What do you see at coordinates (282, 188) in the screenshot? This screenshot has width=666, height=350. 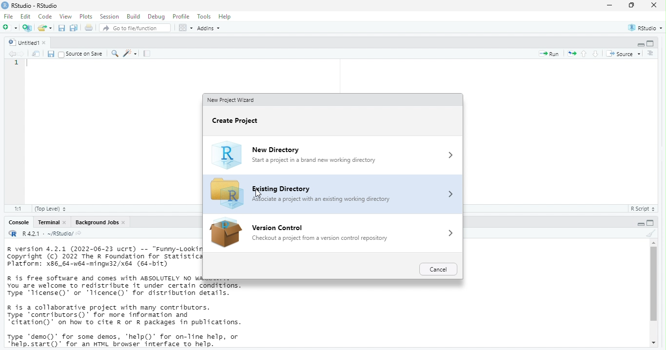 I see `Existing directory` at bounding box center [282, 188].